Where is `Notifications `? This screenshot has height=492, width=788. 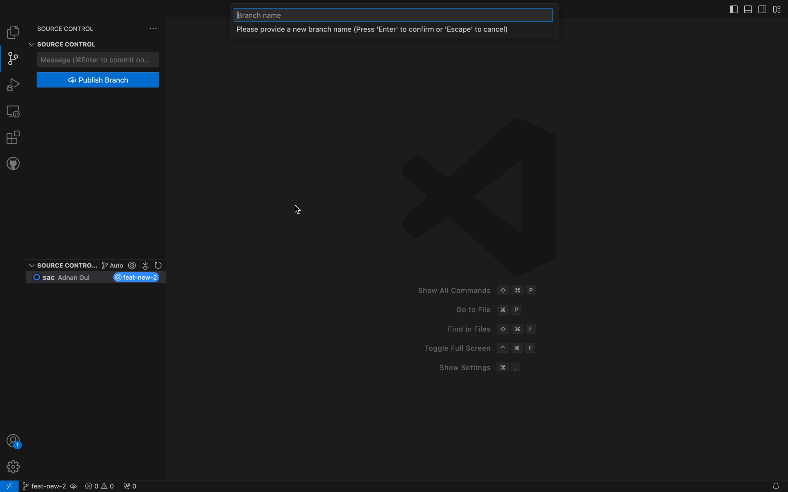
Notifications  is located at coordinates (774, 486).